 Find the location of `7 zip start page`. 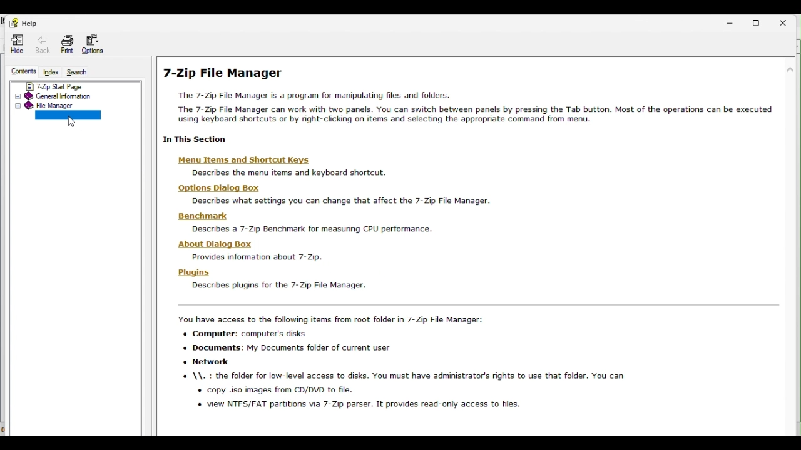

7 zip start page is located at coordinates (77, 86).